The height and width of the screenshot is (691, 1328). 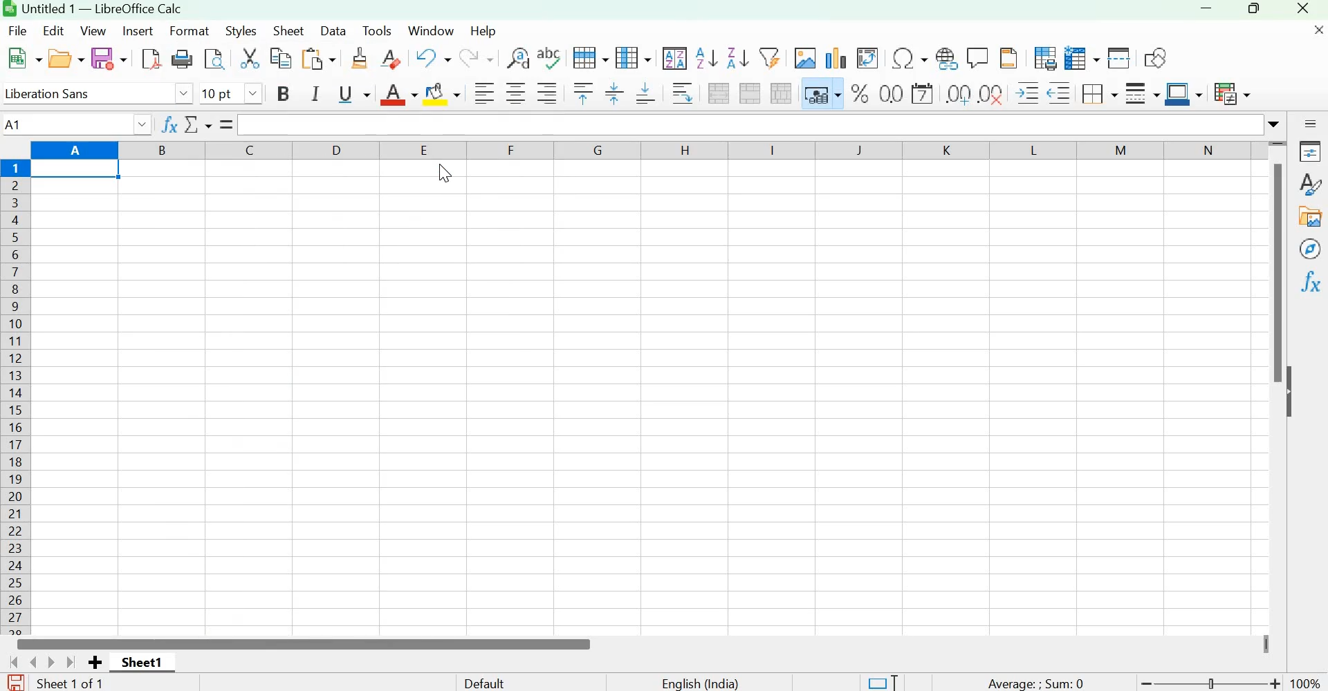 I want to click on Expand formula bar, so click(x=1276, y=124).